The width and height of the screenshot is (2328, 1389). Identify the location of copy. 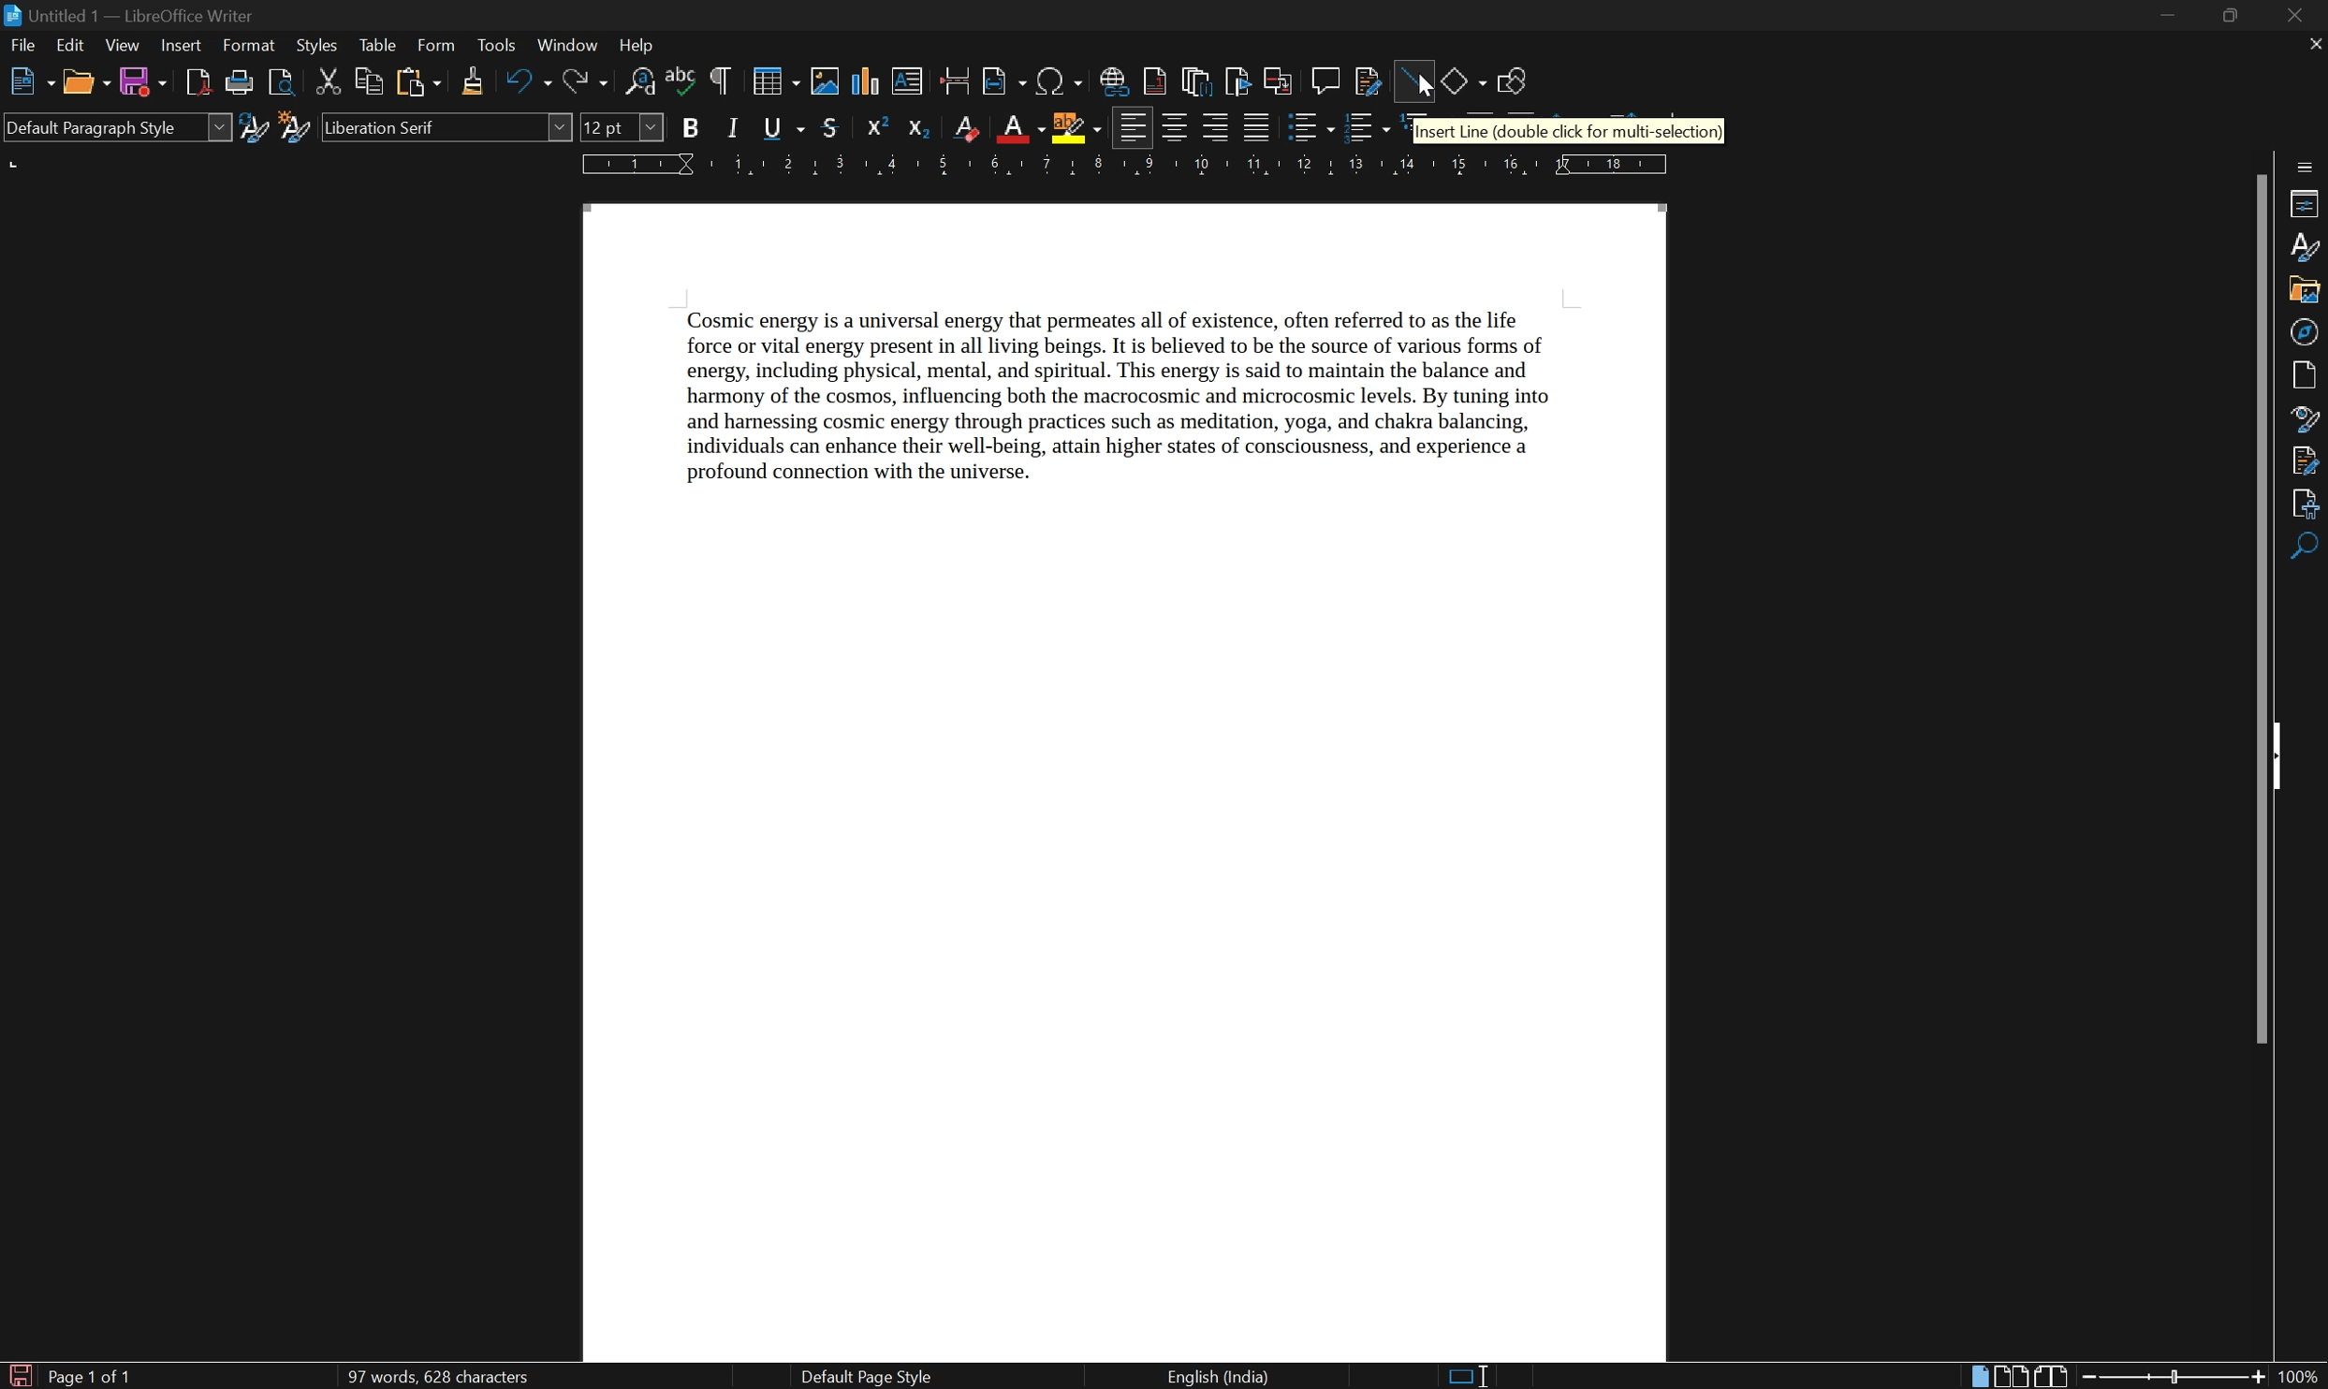
(368, 80).